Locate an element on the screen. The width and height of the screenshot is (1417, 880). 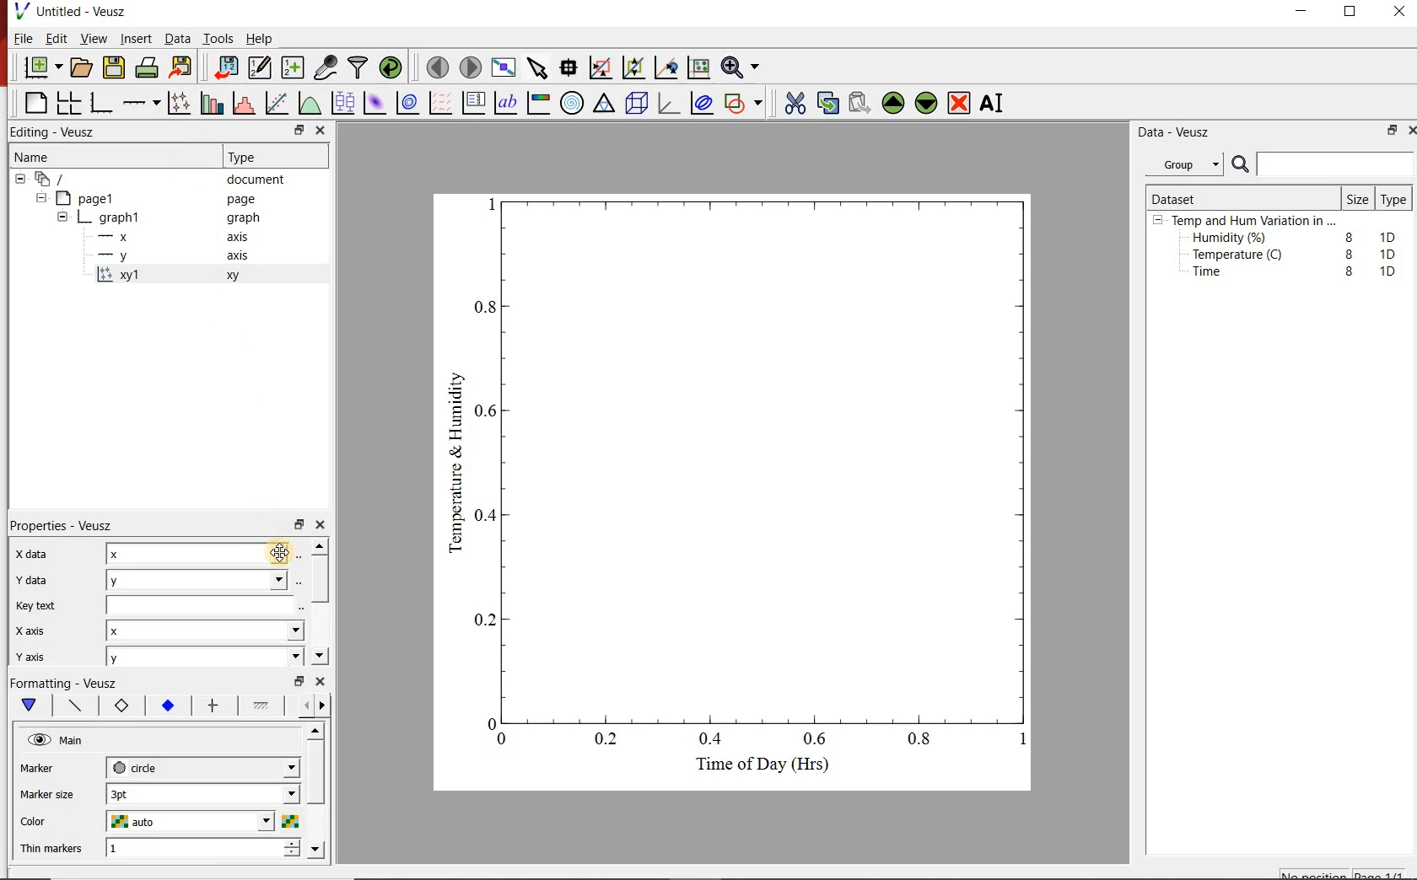
cut the selected widget is located at coordinates (794, 101).